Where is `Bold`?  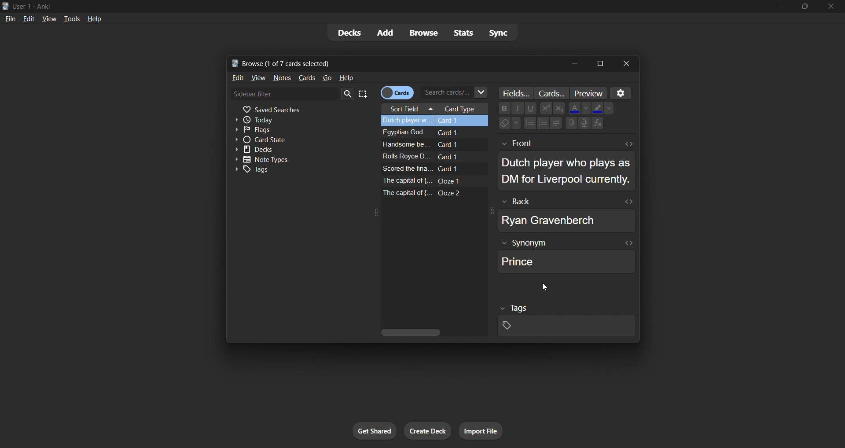
Bold is located at coordinates (502, 108).